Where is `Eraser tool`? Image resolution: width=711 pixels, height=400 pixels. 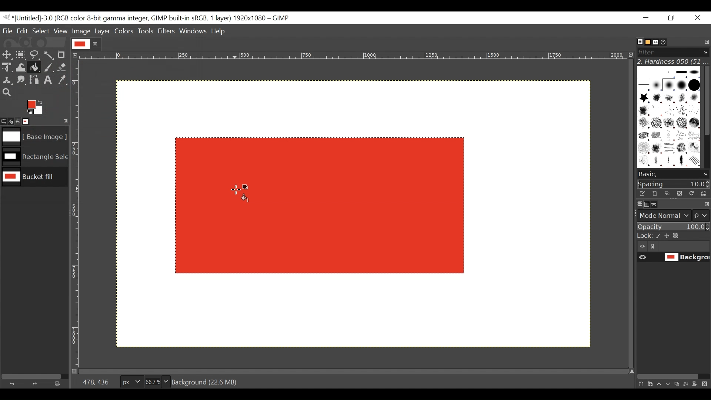
Eraser tool is located at coordinates (63, 68).